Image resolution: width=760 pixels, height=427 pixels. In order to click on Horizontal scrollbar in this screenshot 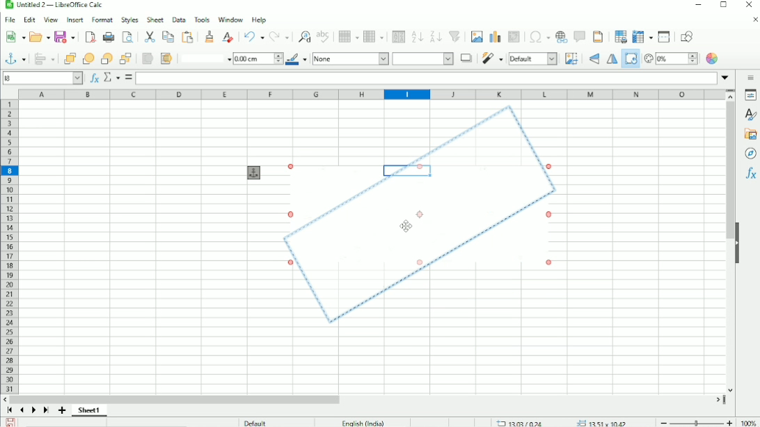, I will do `click(175, 399)`.